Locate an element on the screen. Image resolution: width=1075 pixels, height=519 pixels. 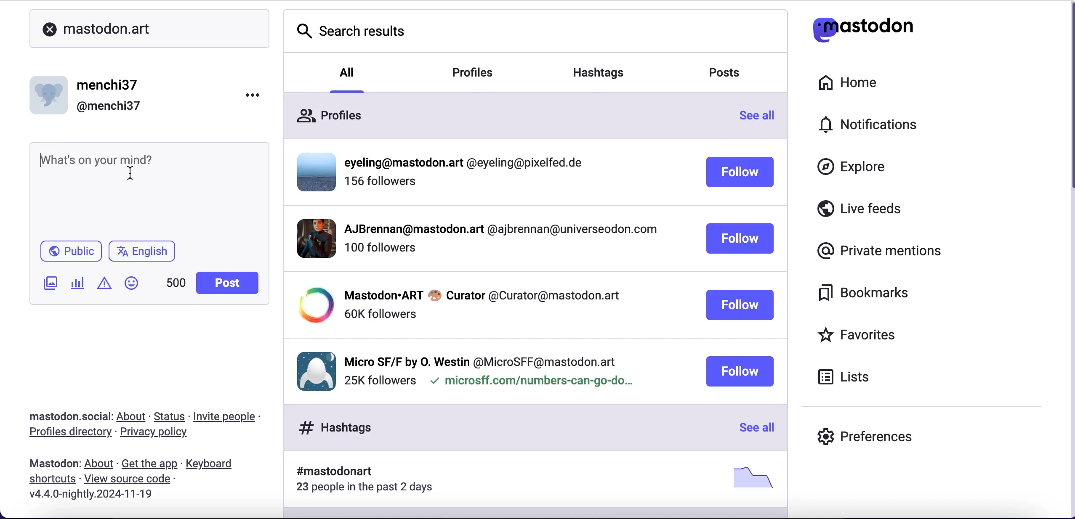
mastodon is located at coordinates (51, 463).